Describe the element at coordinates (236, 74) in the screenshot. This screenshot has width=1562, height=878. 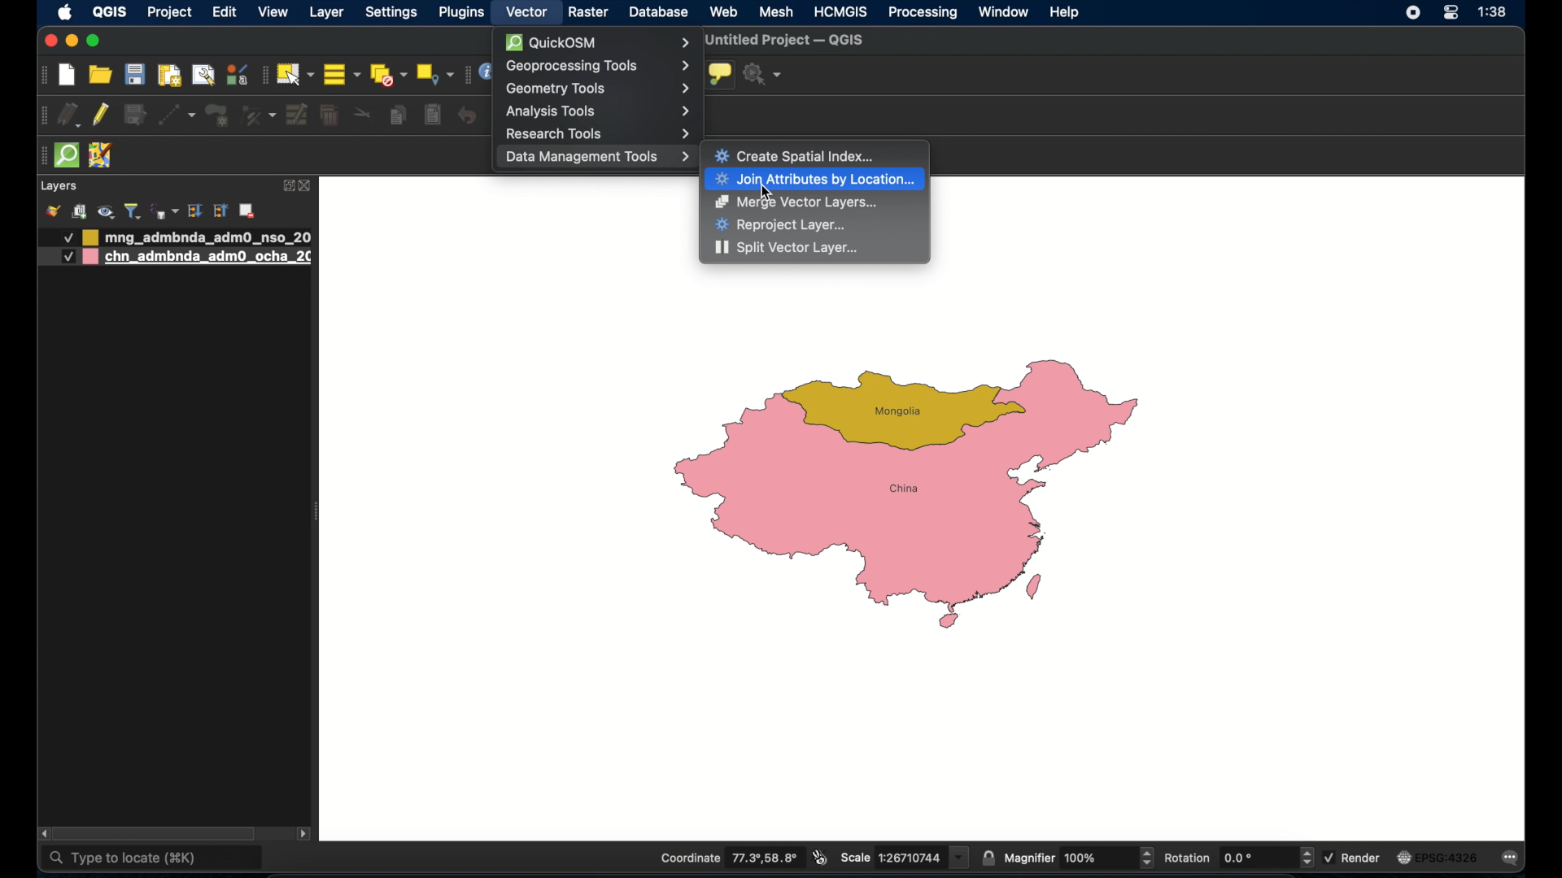
I see `style manager` at that location.